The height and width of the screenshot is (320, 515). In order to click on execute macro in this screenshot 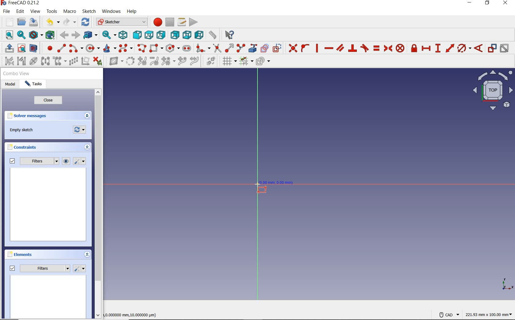, I will do `click(193, 22)`.